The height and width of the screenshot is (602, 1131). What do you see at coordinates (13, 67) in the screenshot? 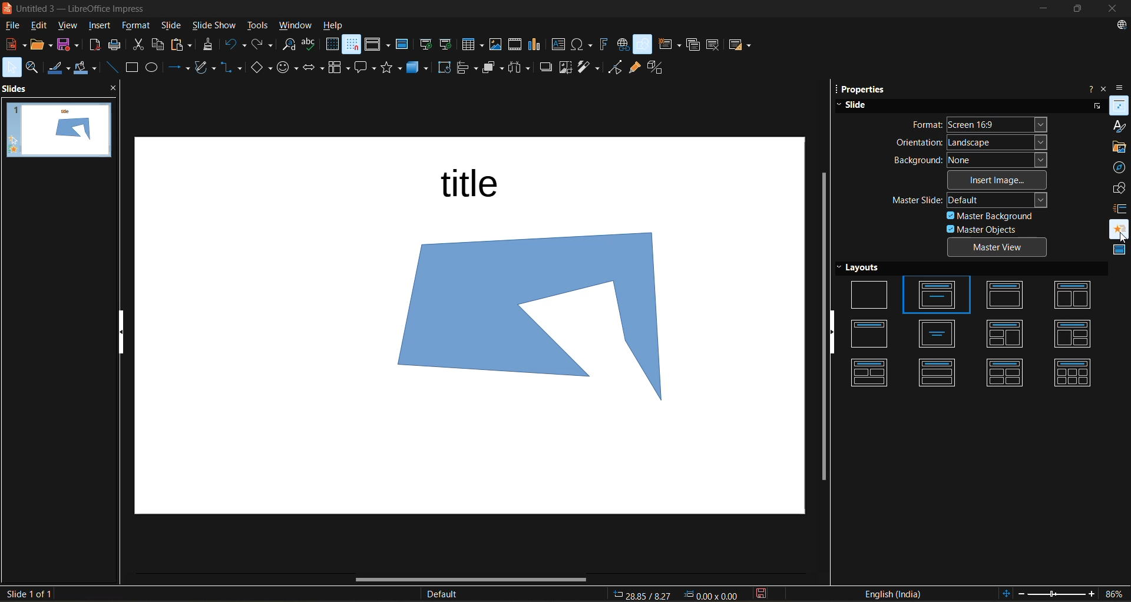
I see `select` at bounding box center [13, 67].